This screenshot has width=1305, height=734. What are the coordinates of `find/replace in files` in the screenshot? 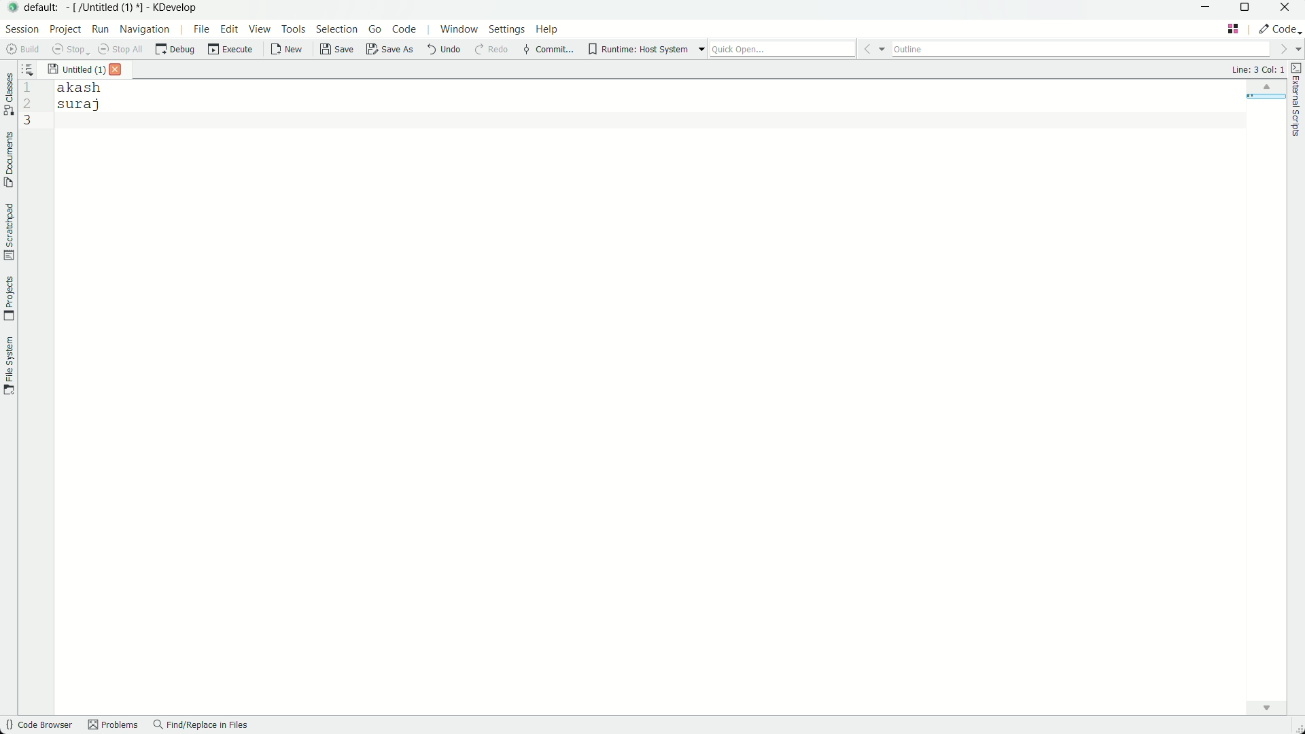 It's located at (202, 726).